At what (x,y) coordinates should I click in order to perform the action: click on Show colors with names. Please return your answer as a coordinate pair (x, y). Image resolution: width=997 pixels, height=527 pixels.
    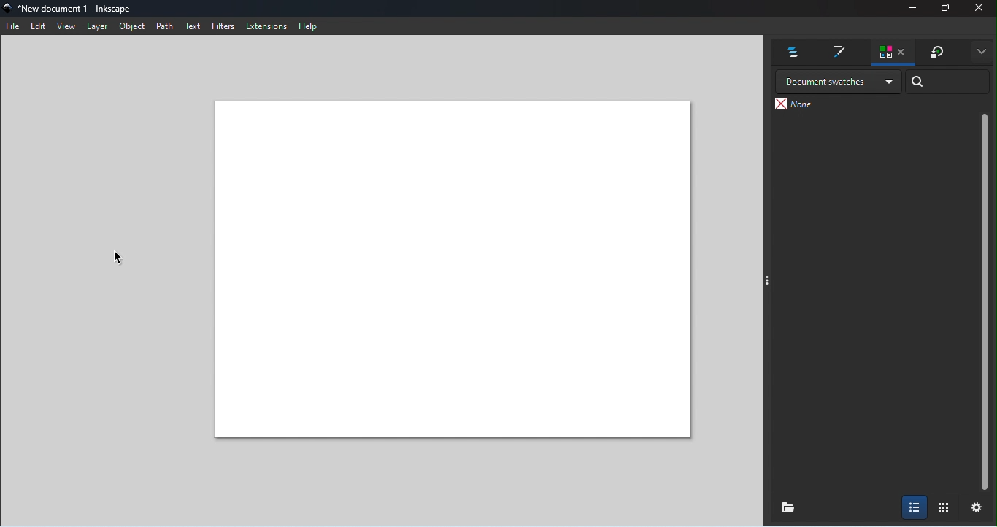
    Looking at the image, I should click on (914, 507).